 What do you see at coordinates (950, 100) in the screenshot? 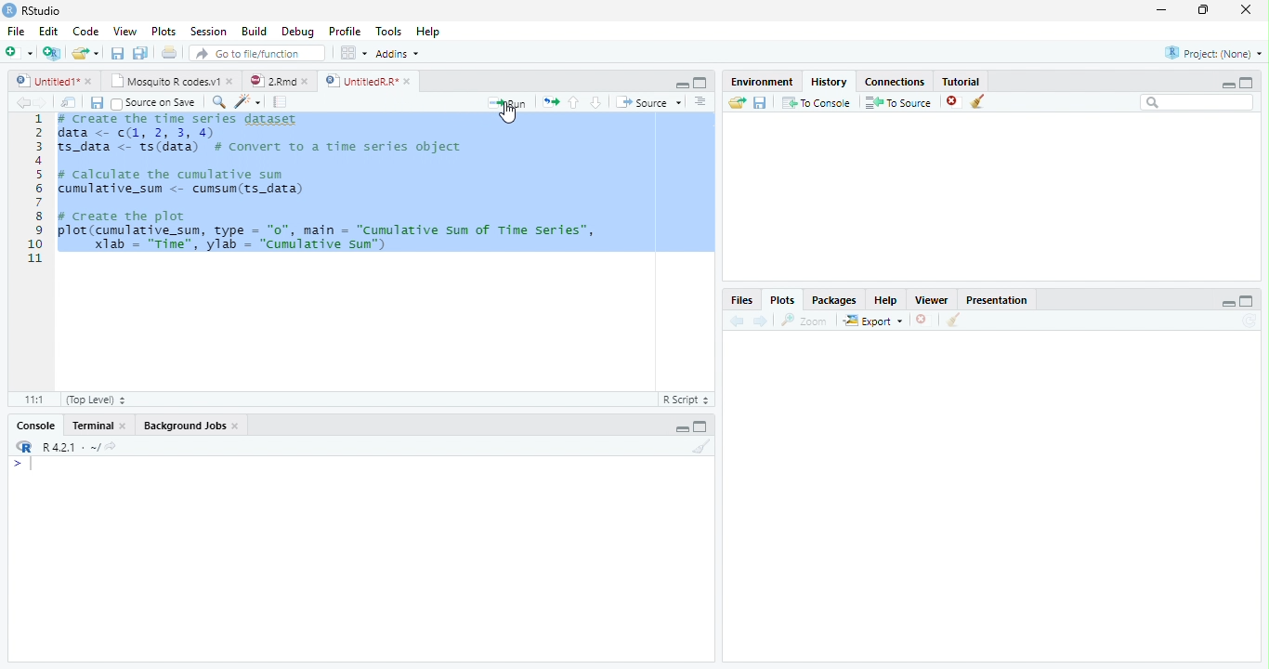
I see `Delete` at bounding box center [950, 100].